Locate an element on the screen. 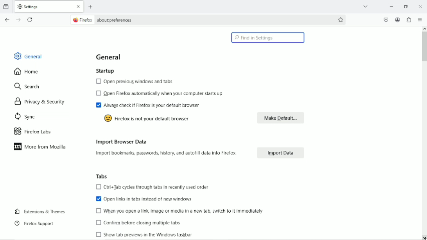 The height and width of the screenshot is (240, 427). scroll up is located at coordinates (424, 29).